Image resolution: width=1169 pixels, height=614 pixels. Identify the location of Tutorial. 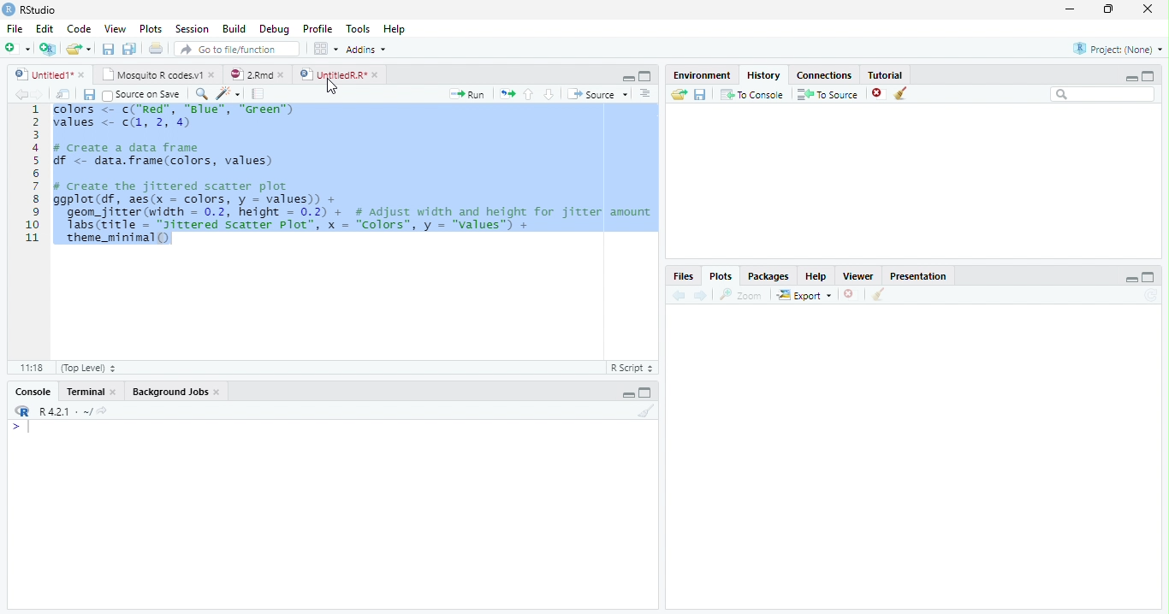
(886, 74).